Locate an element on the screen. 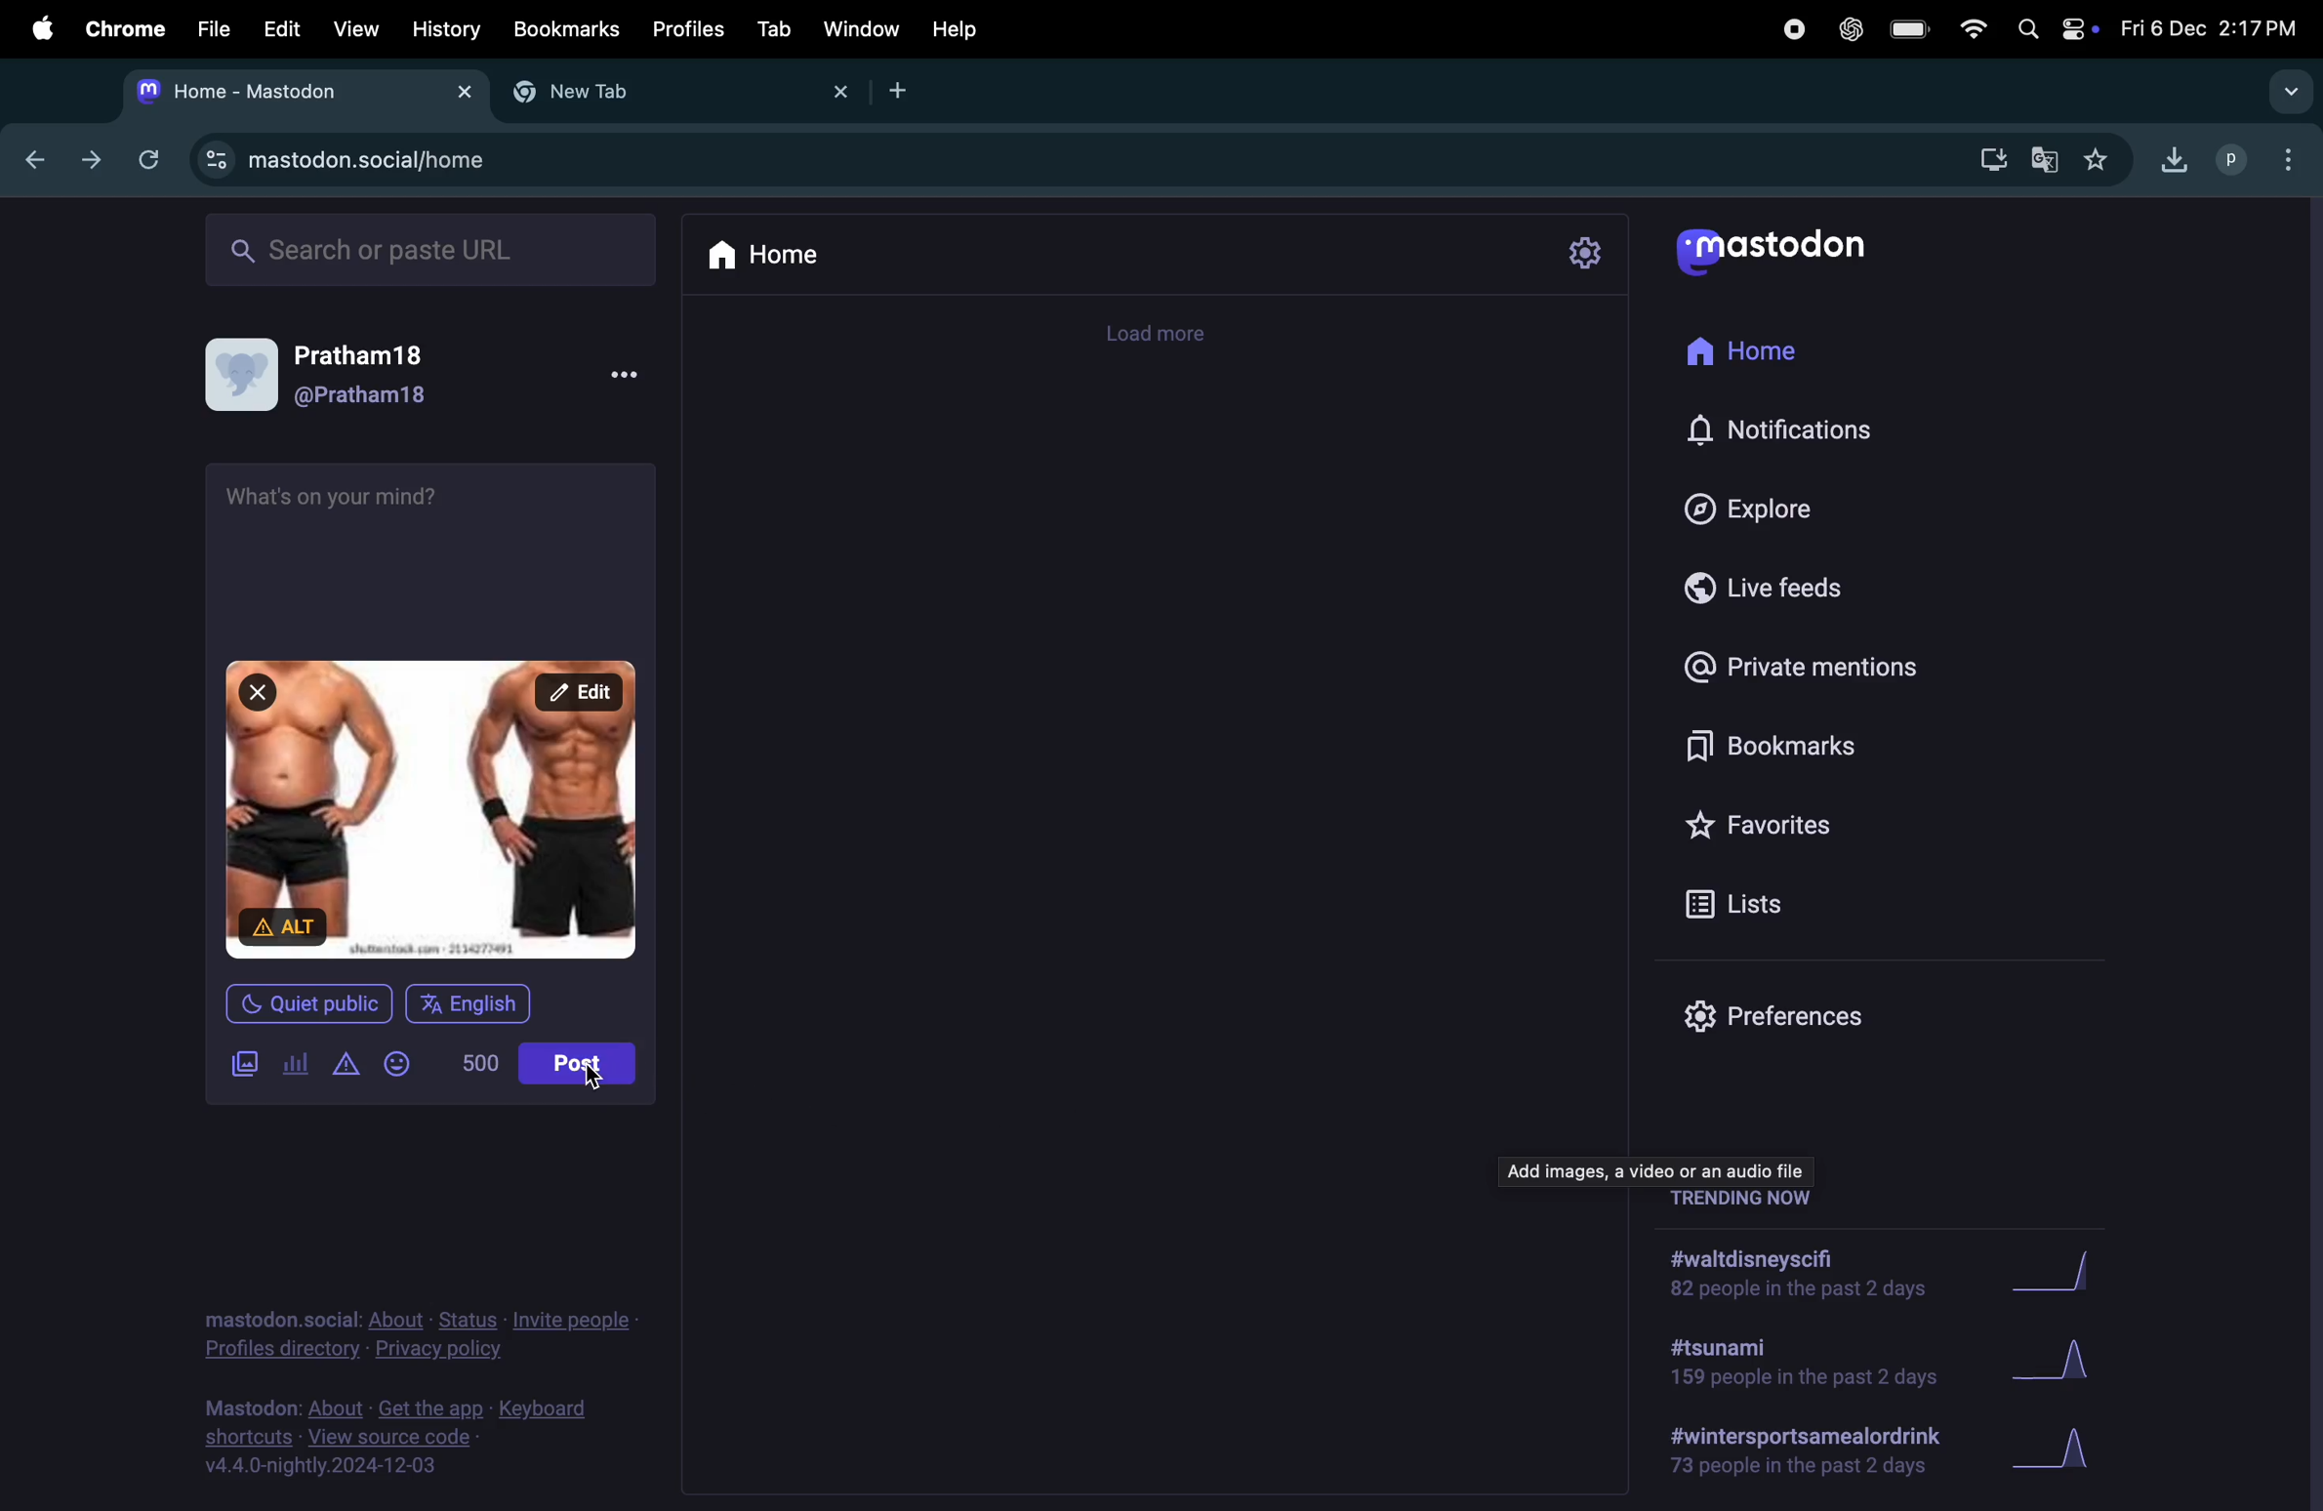 This screenshot has height=1511, width=2323. trending now is located at coordinates (1743, 1204).